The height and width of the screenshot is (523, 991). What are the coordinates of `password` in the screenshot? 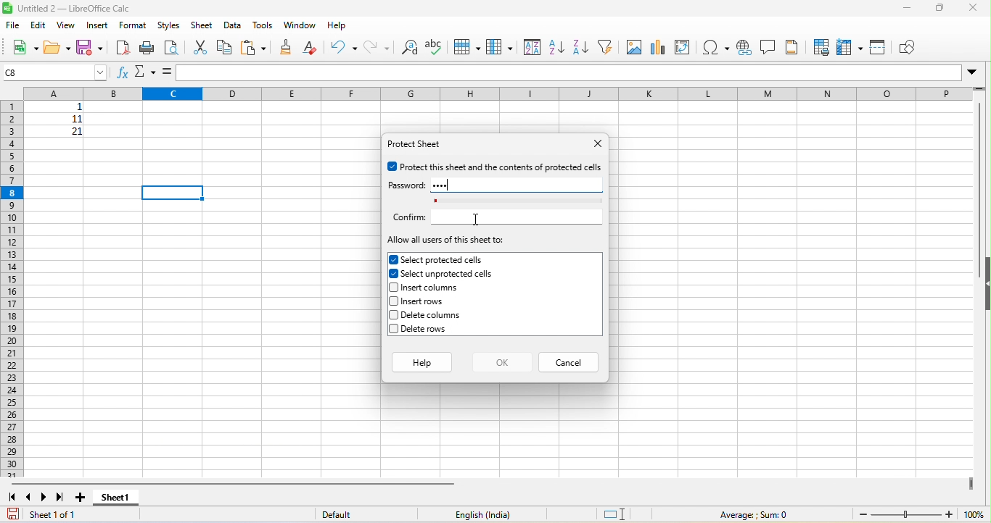 It's located at (407, 185).